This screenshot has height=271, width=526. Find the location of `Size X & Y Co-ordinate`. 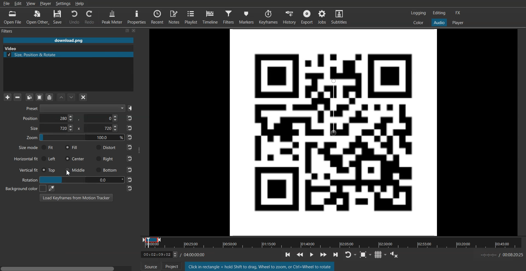

Size X & Y Co-ordinate is located at coordinates (73, 129).